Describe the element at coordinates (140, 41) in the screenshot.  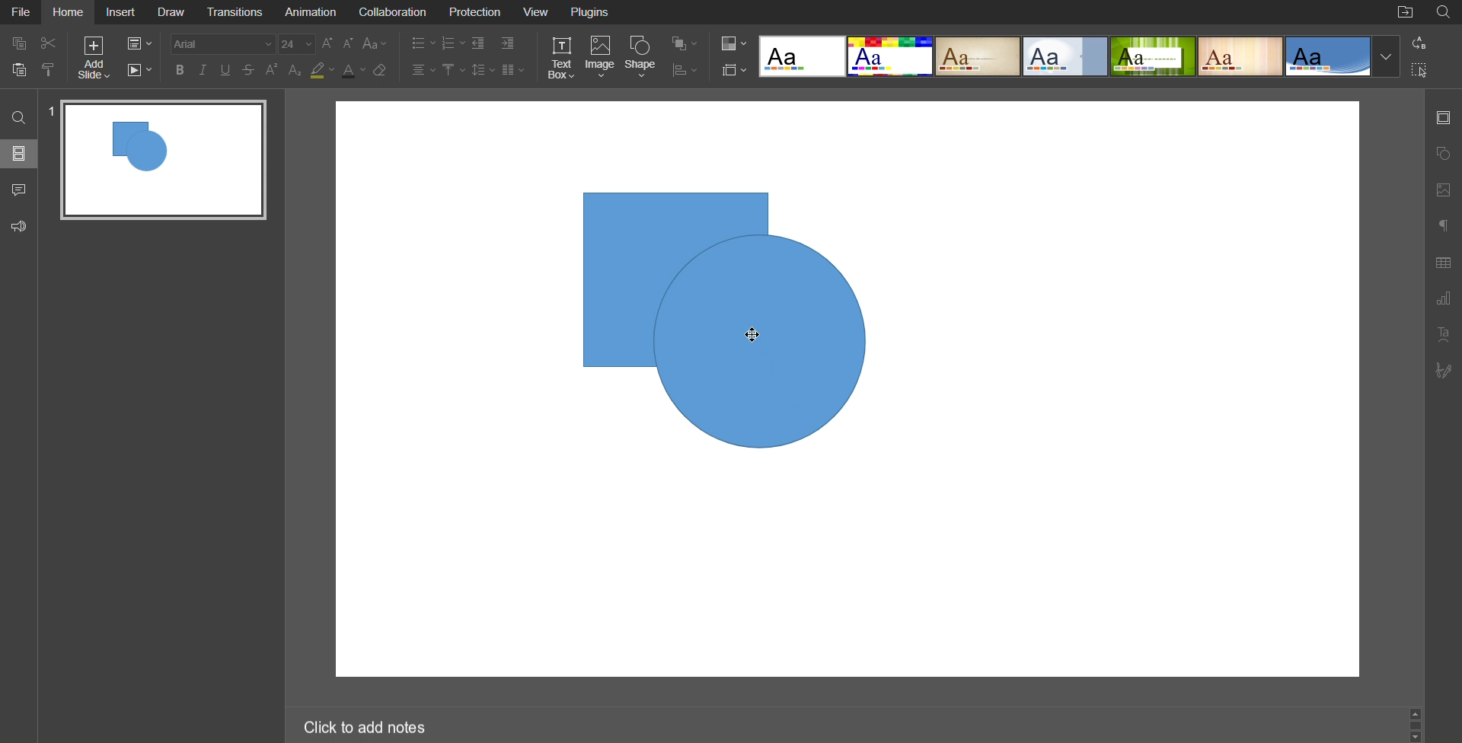
I see `Slide Settings` at that location.